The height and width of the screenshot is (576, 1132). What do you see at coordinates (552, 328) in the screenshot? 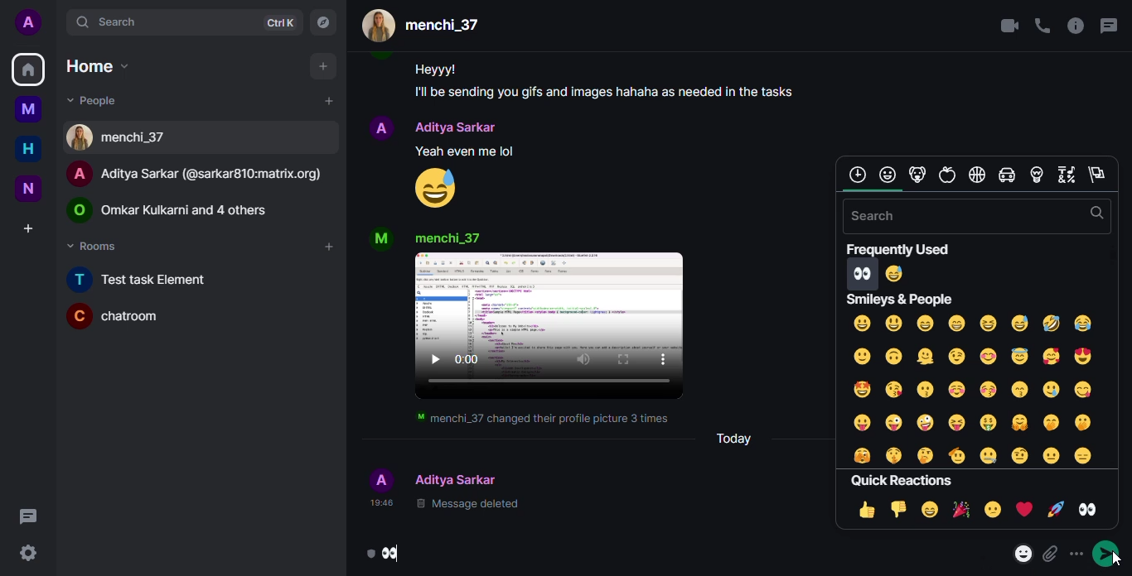
I see `video` at bounding box center [552, 328].